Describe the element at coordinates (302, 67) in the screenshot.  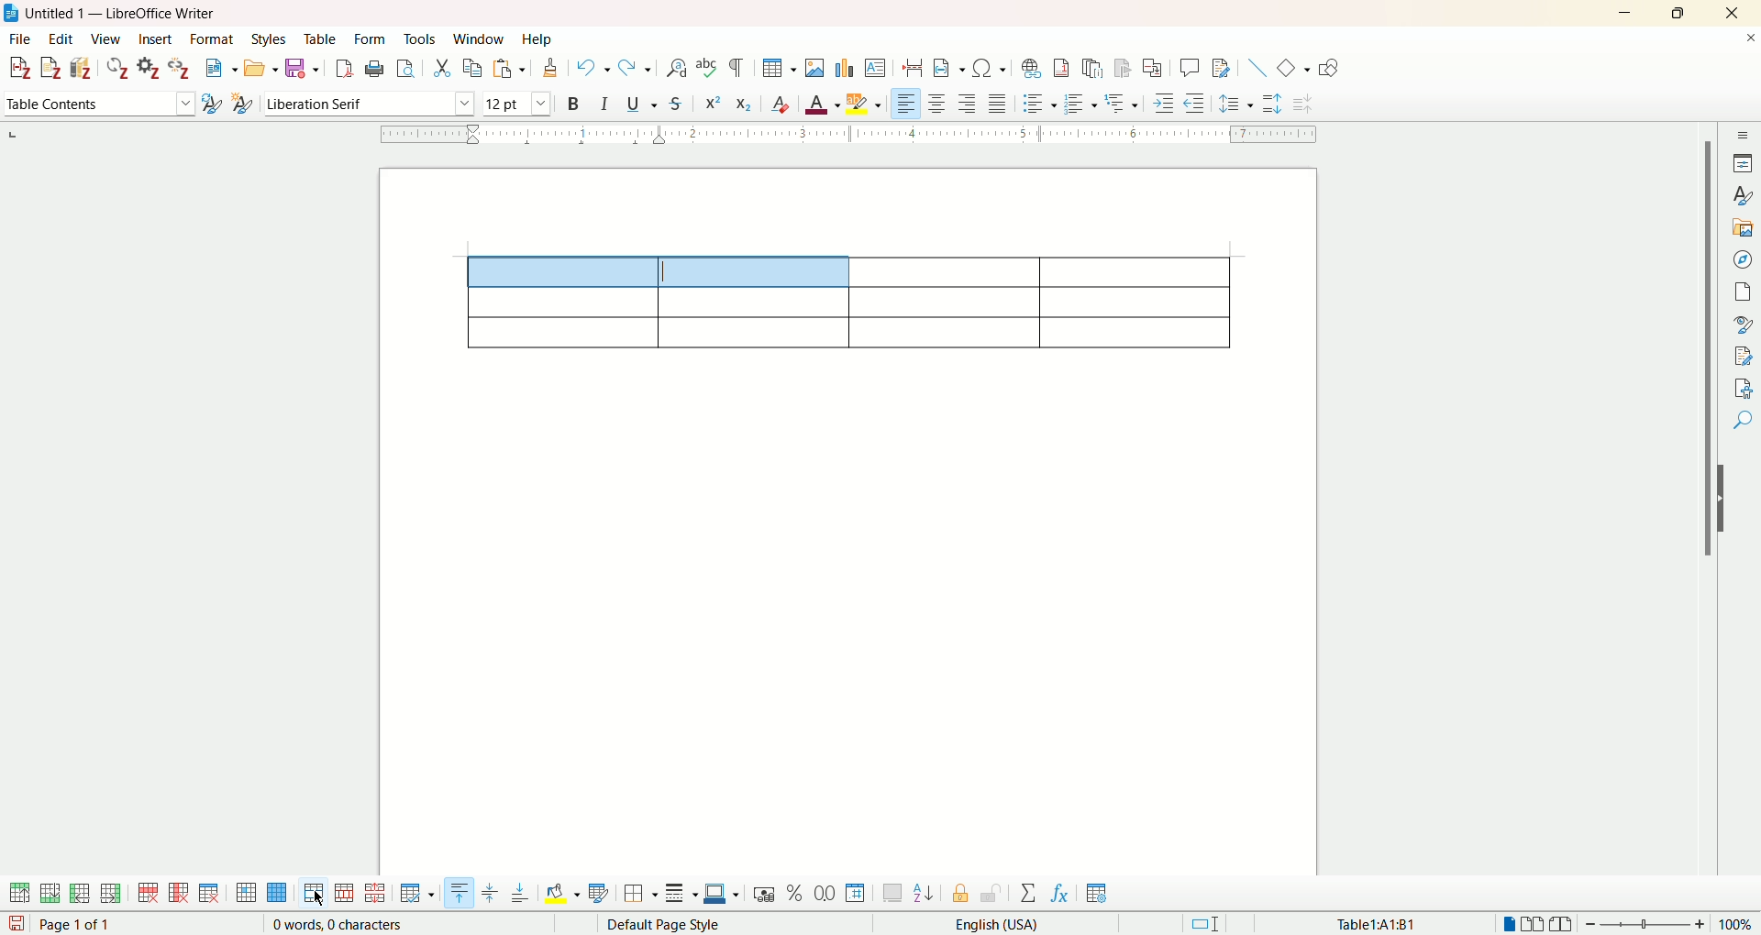
I see `save` at that location.